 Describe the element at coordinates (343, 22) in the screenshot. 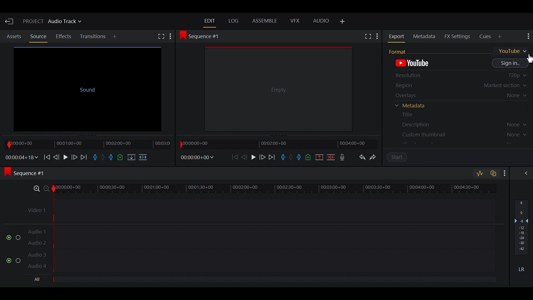

I see `Add Panel` at that location.